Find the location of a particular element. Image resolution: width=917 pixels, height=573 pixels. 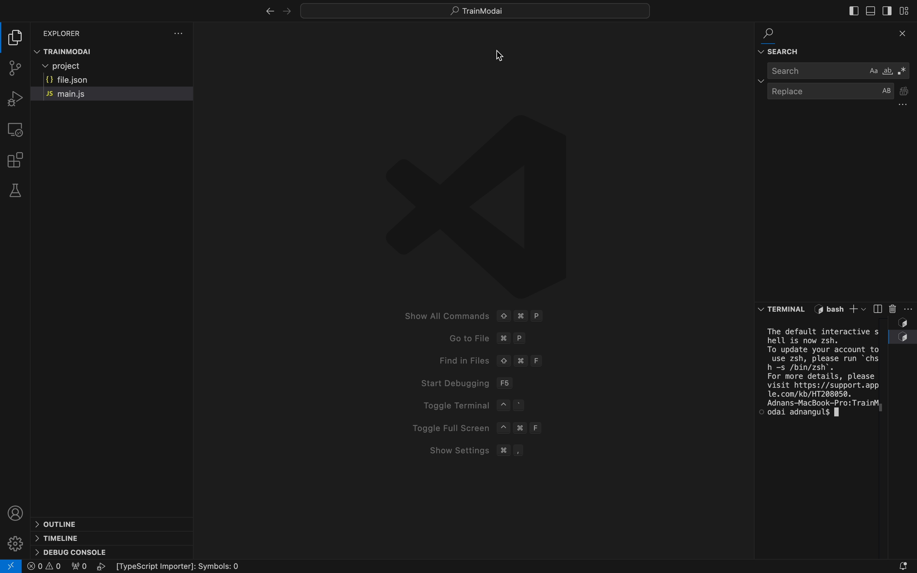

SHow Settings is located at coordinates (517, 450).